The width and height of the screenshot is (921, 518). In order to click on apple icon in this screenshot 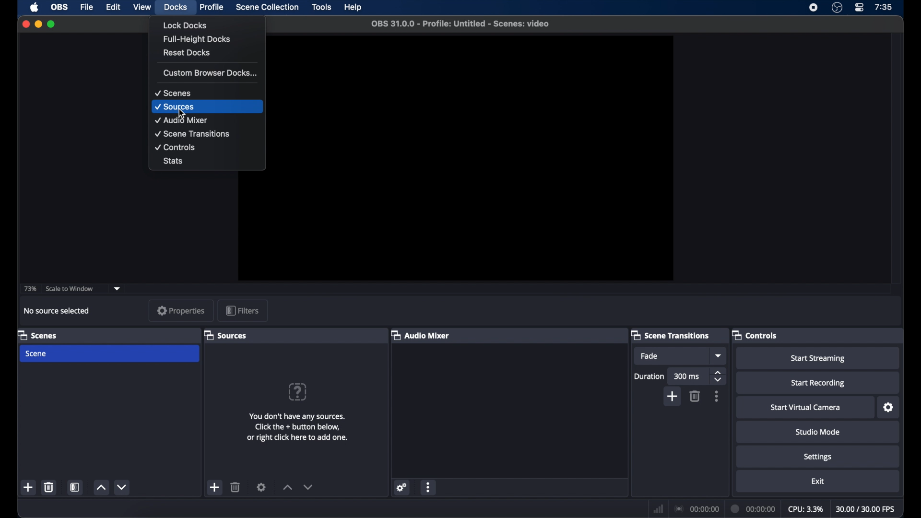, I will do `click(34, 7)`.